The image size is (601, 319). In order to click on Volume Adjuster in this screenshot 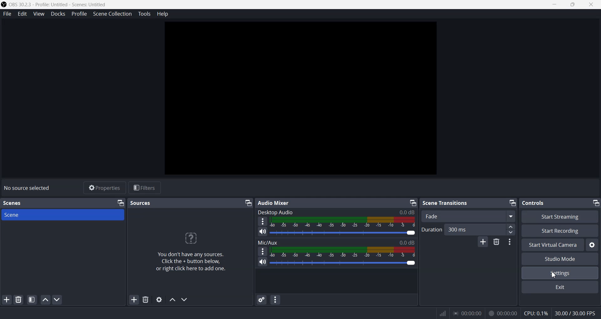, I will do `click(344, 233)`.